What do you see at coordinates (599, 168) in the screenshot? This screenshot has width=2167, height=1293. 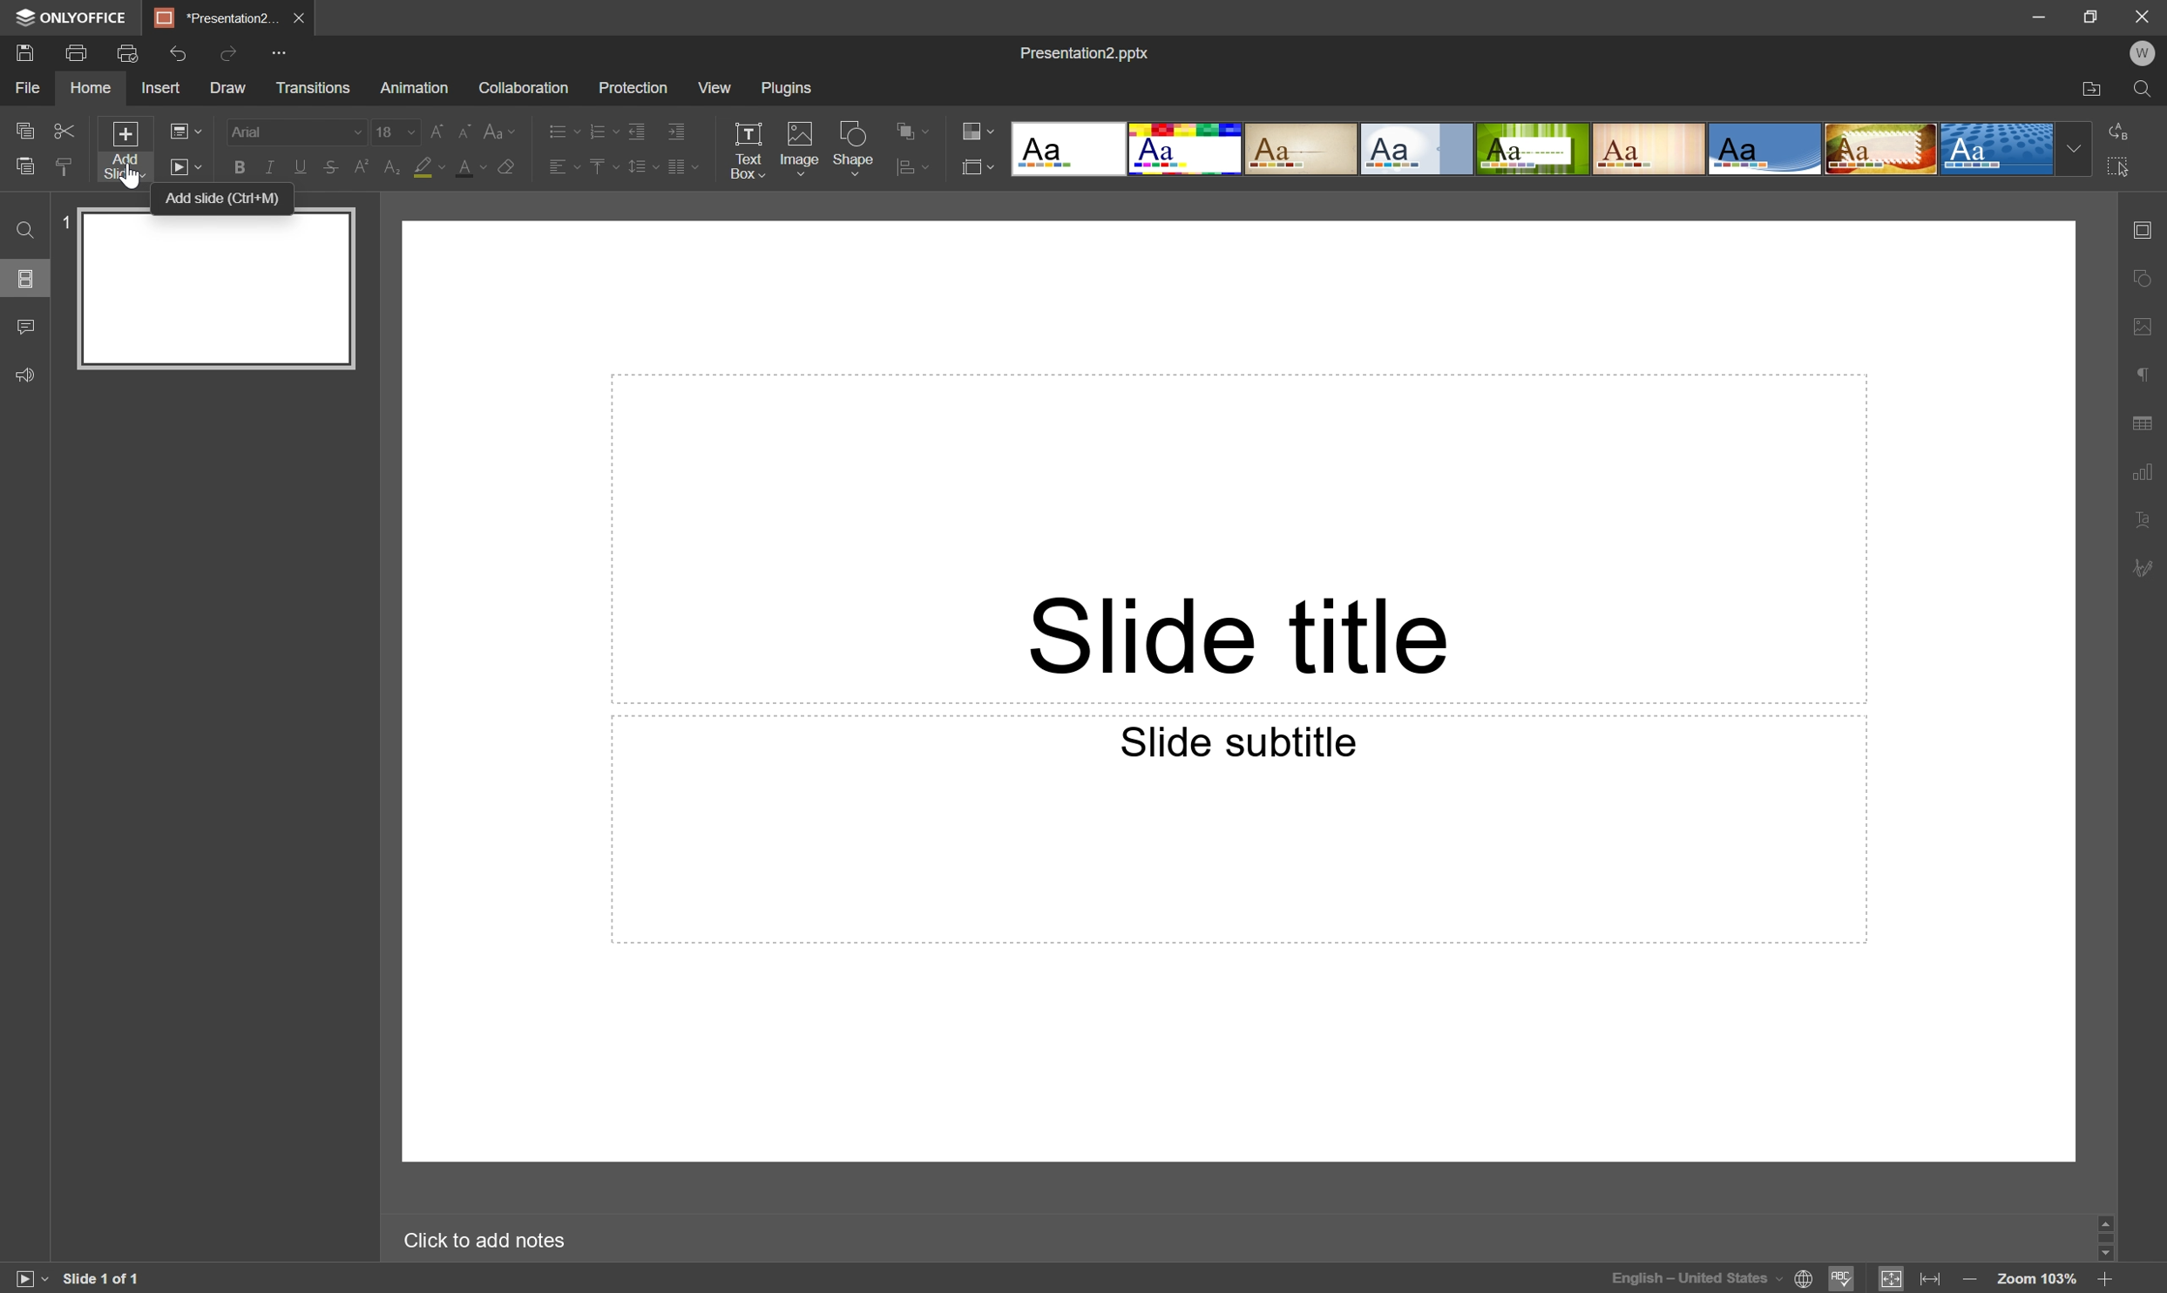 I see `Vertical align` at bounding box center [599, 168].